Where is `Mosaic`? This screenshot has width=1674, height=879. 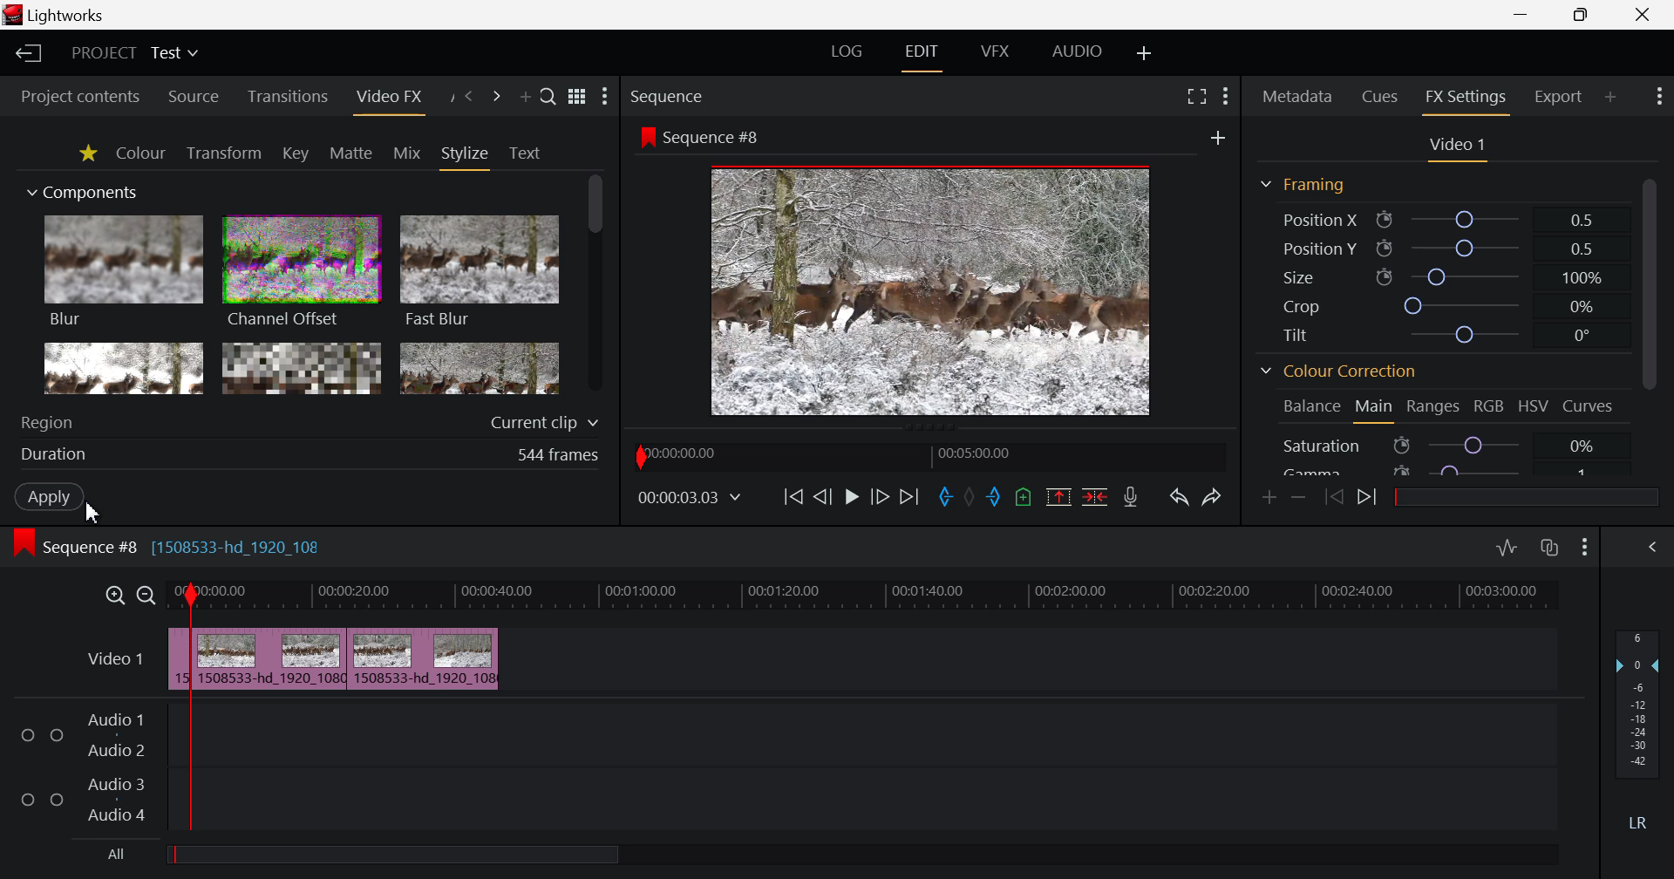
Mosaic is located at coordinates (300, 368).